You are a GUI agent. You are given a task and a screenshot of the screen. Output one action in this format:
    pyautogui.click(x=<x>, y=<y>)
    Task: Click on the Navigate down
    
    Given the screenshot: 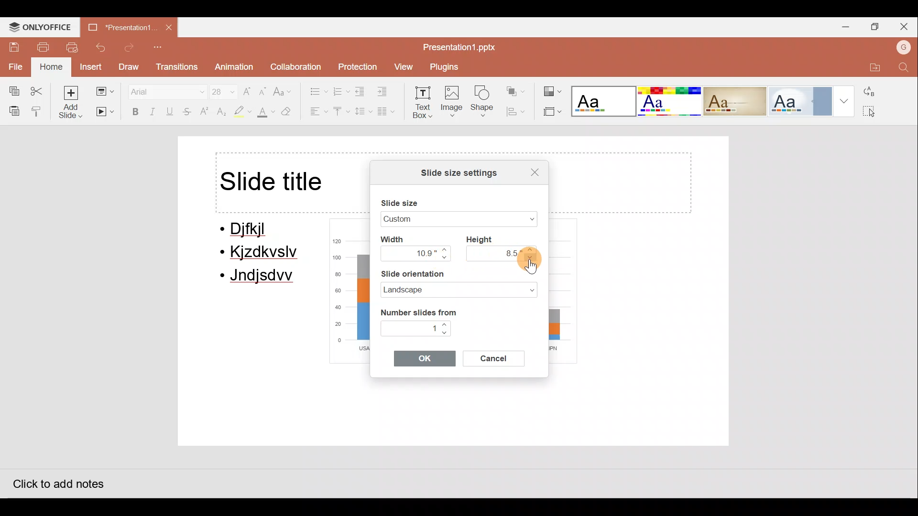 What is the action you would take?
    pyautogui.click(x=532, y=258)
    